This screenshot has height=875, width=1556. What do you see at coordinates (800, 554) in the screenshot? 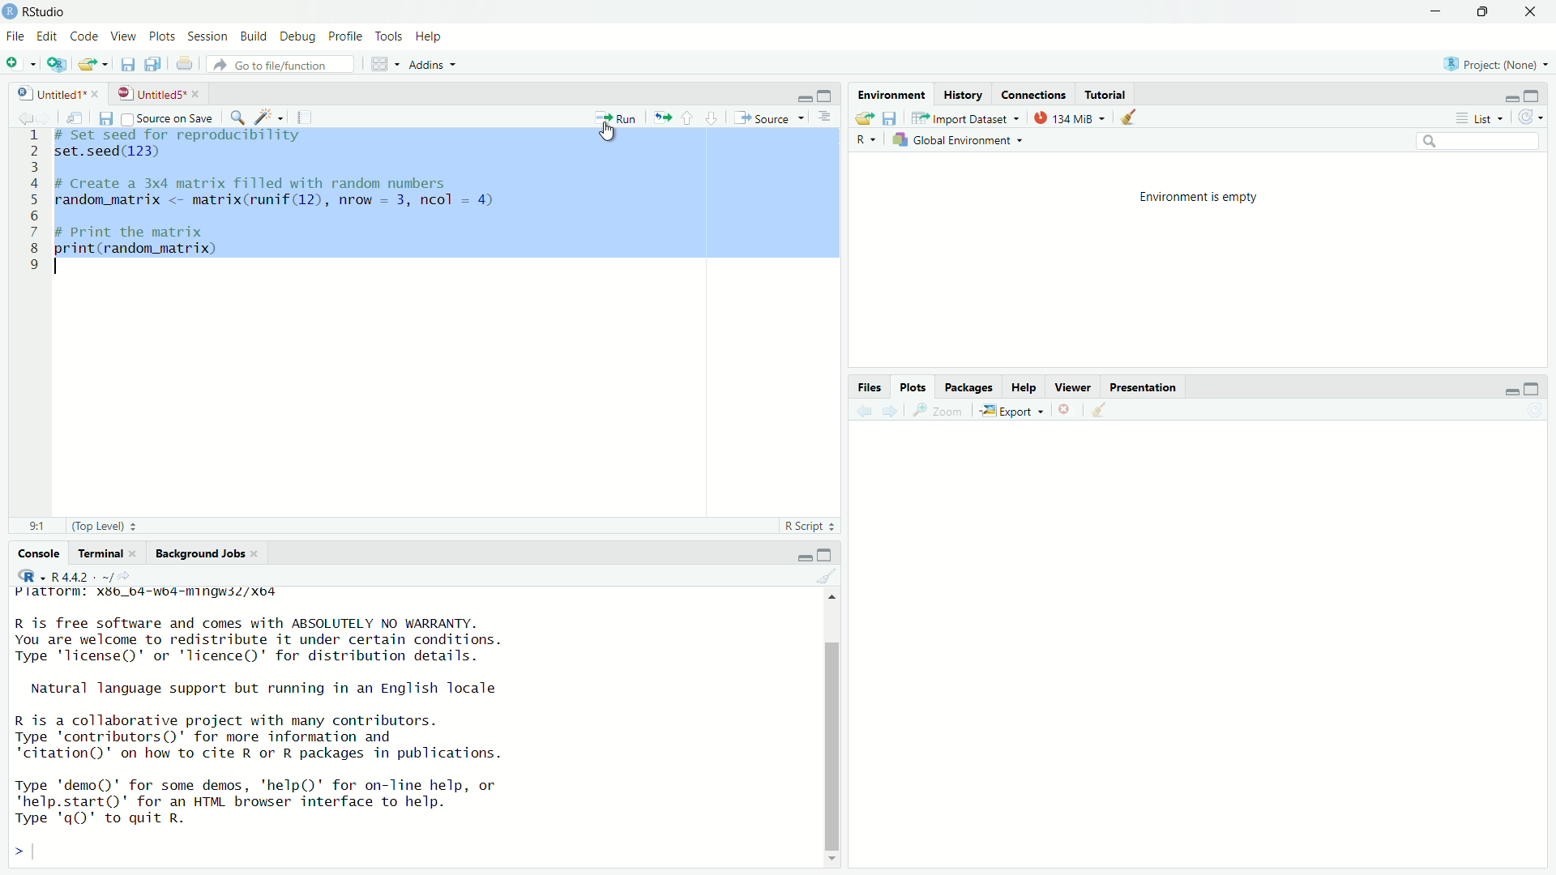
I see `minimise` at bounding box center [800, 554].